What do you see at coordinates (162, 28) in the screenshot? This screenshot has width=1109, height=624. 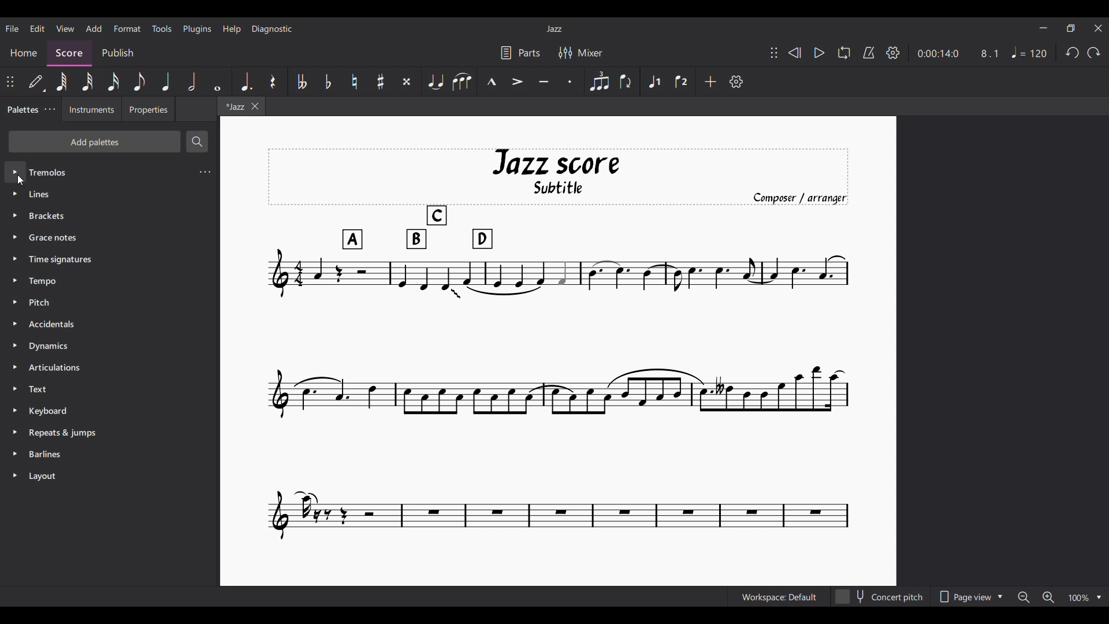 I see `Tools` at bounding box center [162, 28].